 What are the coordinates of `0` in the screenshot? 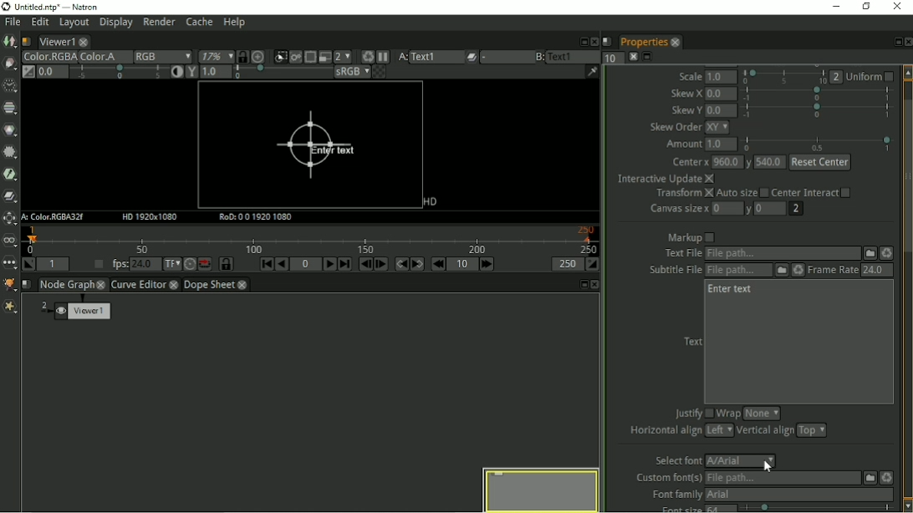 It's located at (728, 209).